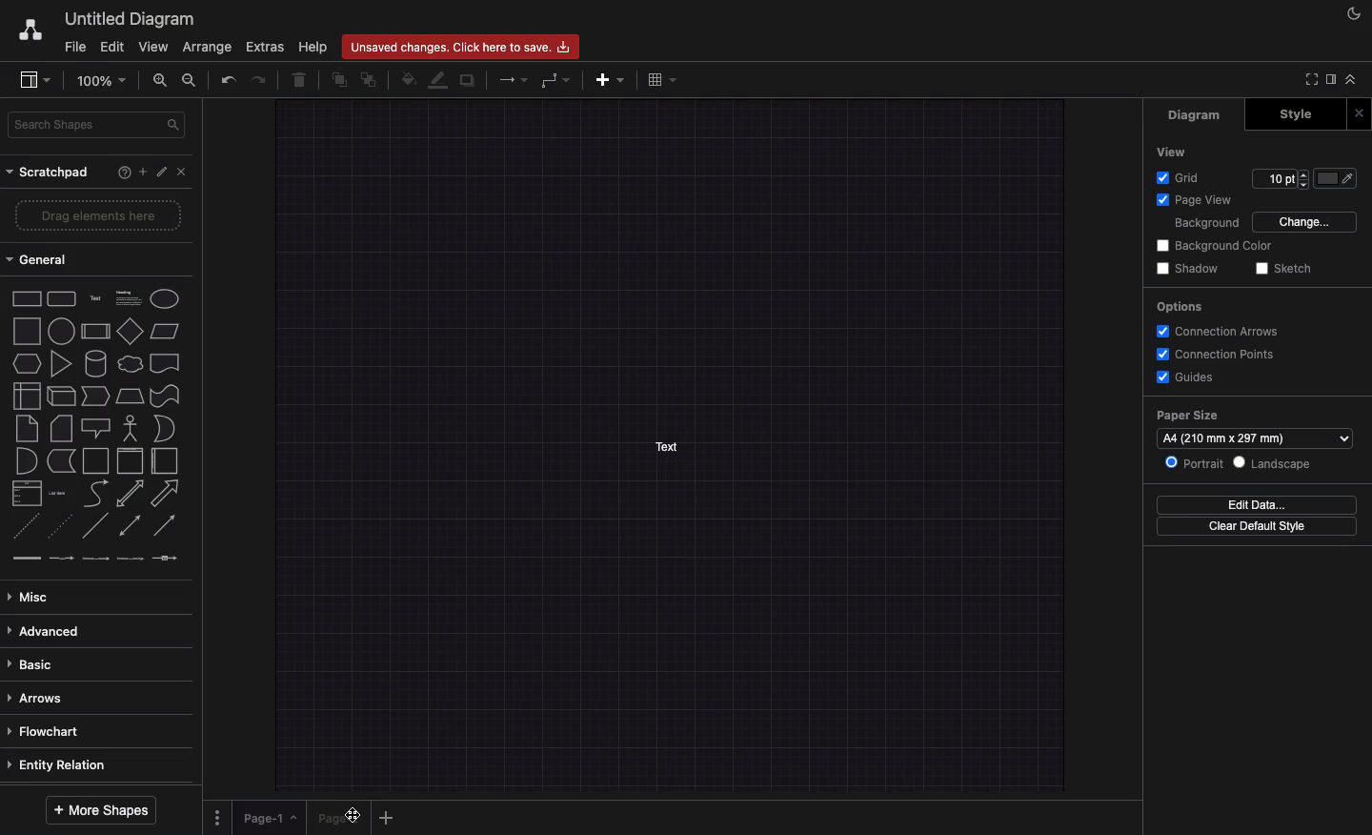  What do you see at coordinates (666, 81) in the screenshot?
I see `Table` at bounding box center [666, 81].